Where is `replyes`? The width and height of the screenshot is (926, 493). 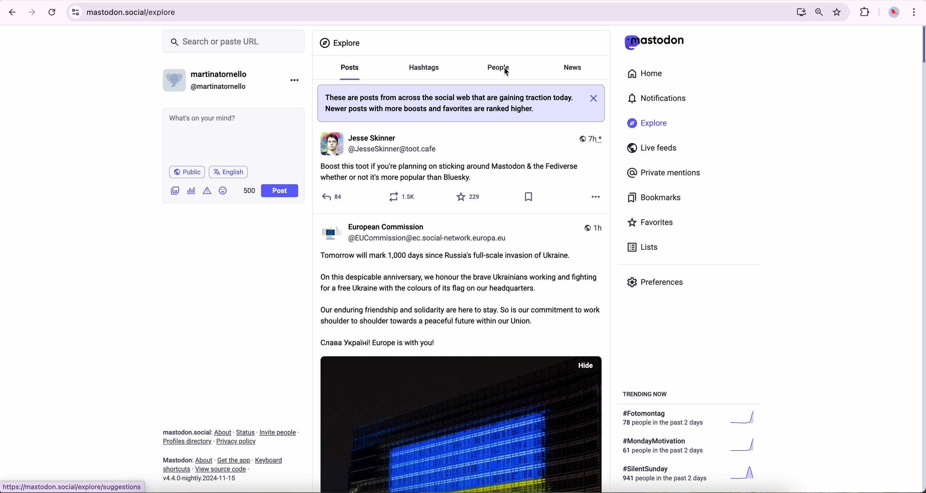
replyes is located at coordinates (333, 196).